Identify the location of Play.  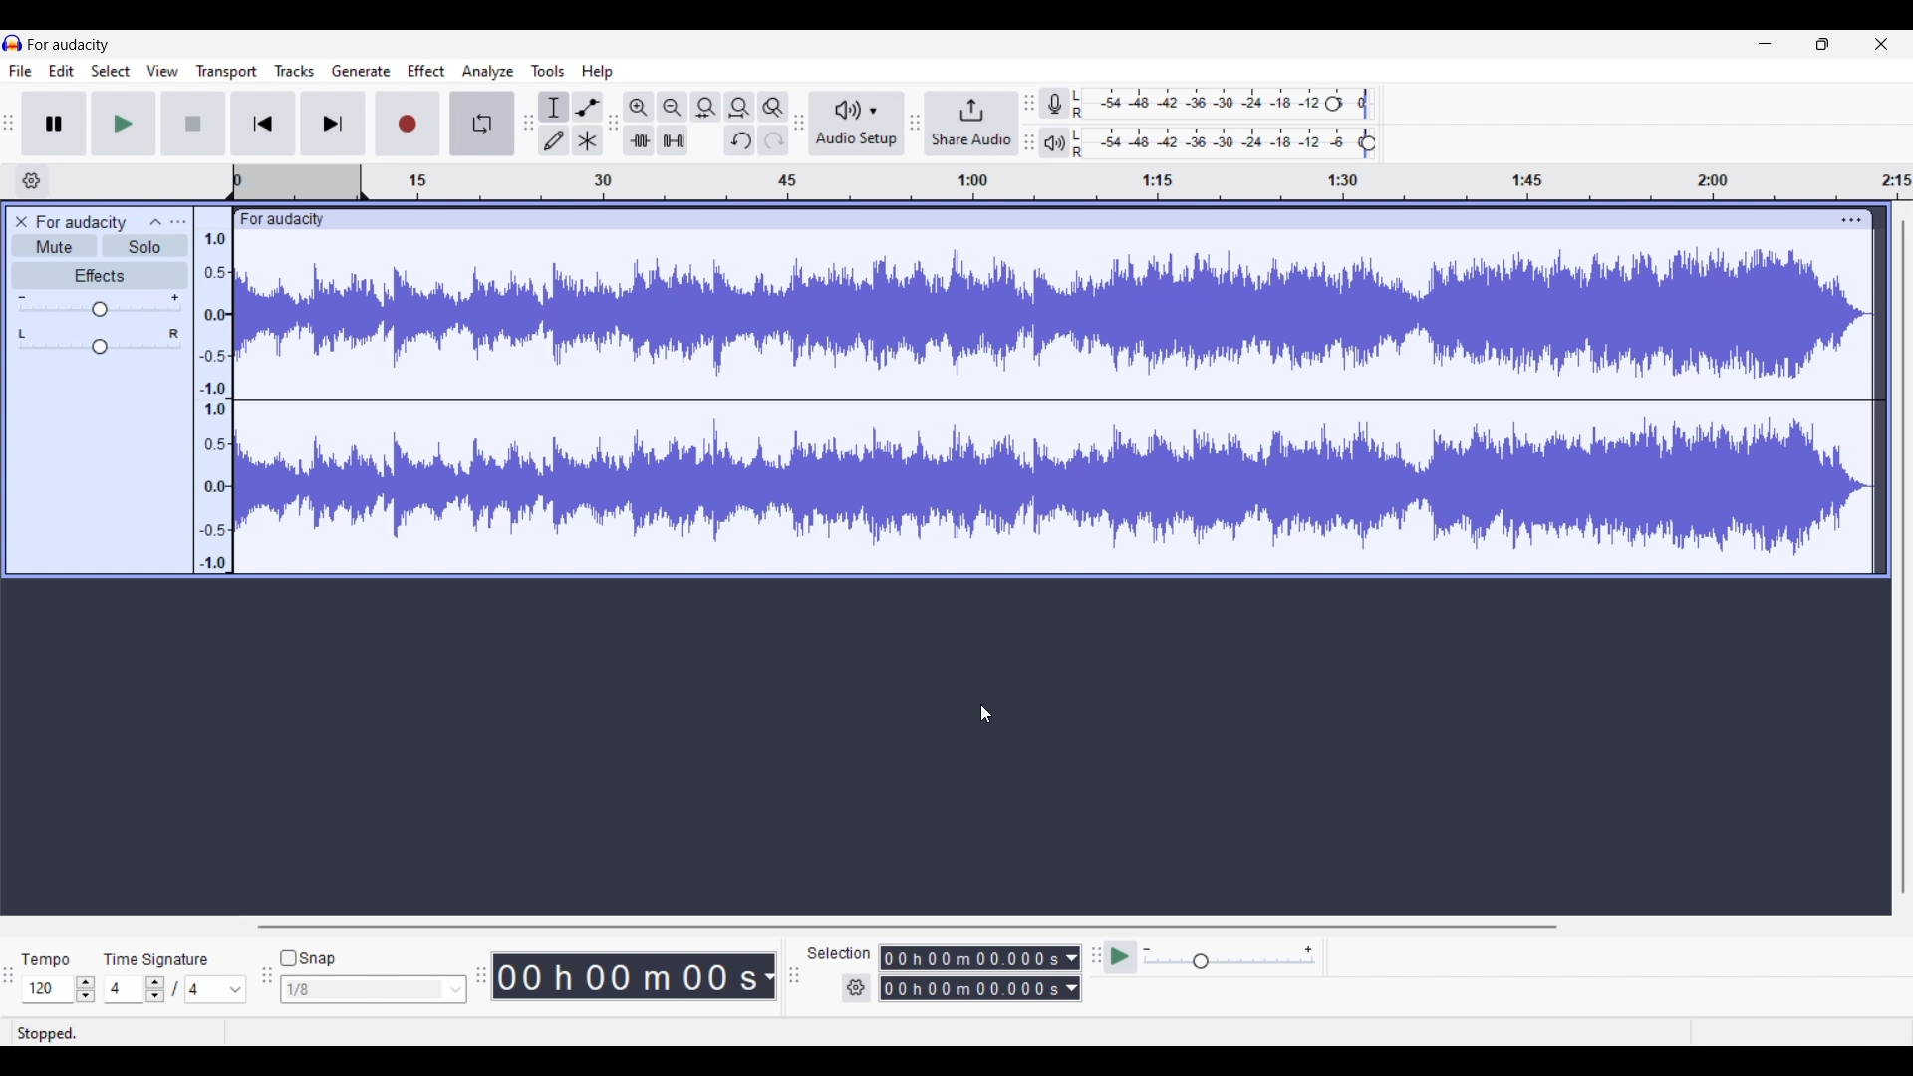
(124, 123).